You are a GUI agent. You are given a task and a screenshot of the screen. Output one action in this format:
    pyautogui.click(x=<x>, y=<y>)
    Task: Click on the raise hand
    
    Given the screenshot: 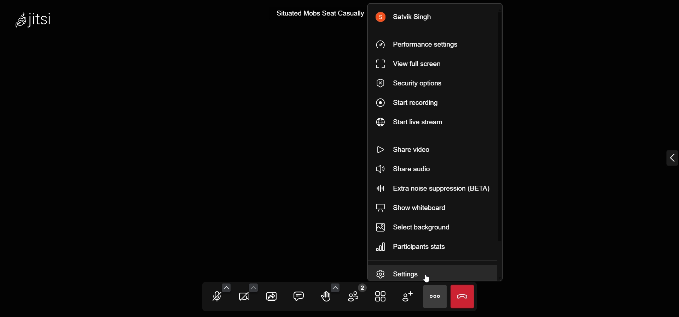 What is the action you would take?
    pyautogui.click(x=327, y=297)
    